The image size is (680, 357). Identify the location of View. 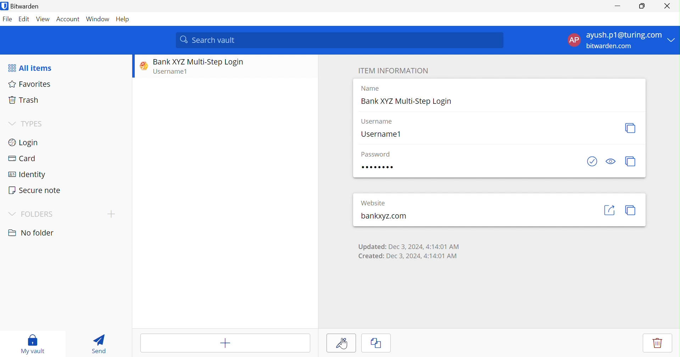
(43, 19).